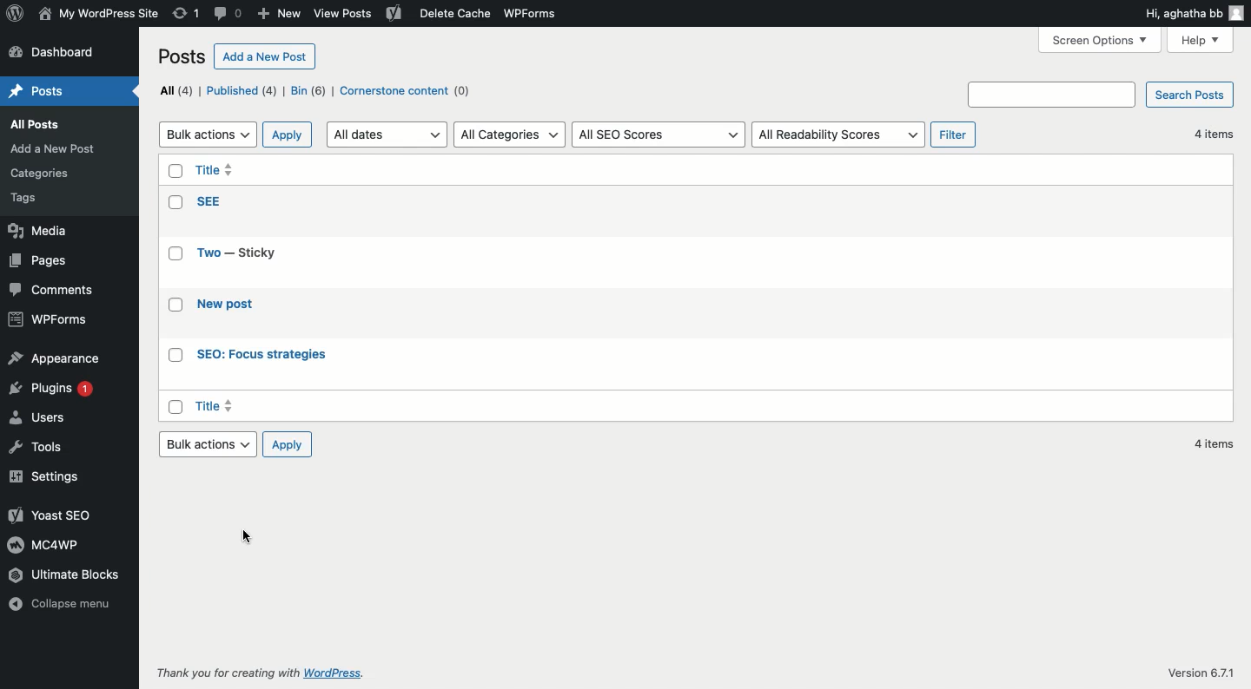 The image size is (1251, 689). I want to click on Post, so click(43, 91).